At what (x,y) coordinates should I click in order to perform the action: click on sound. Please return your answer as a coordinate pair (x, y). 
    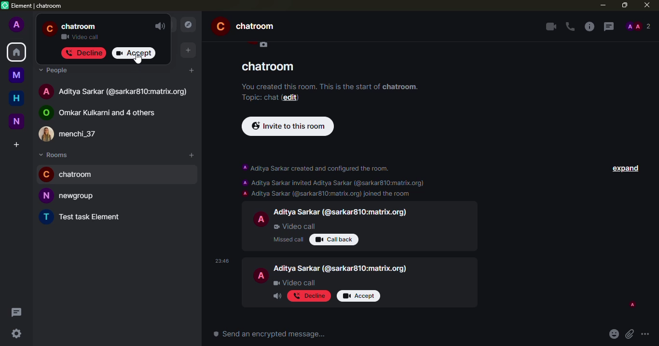
    Looking at the image, I should click on (160, 27).